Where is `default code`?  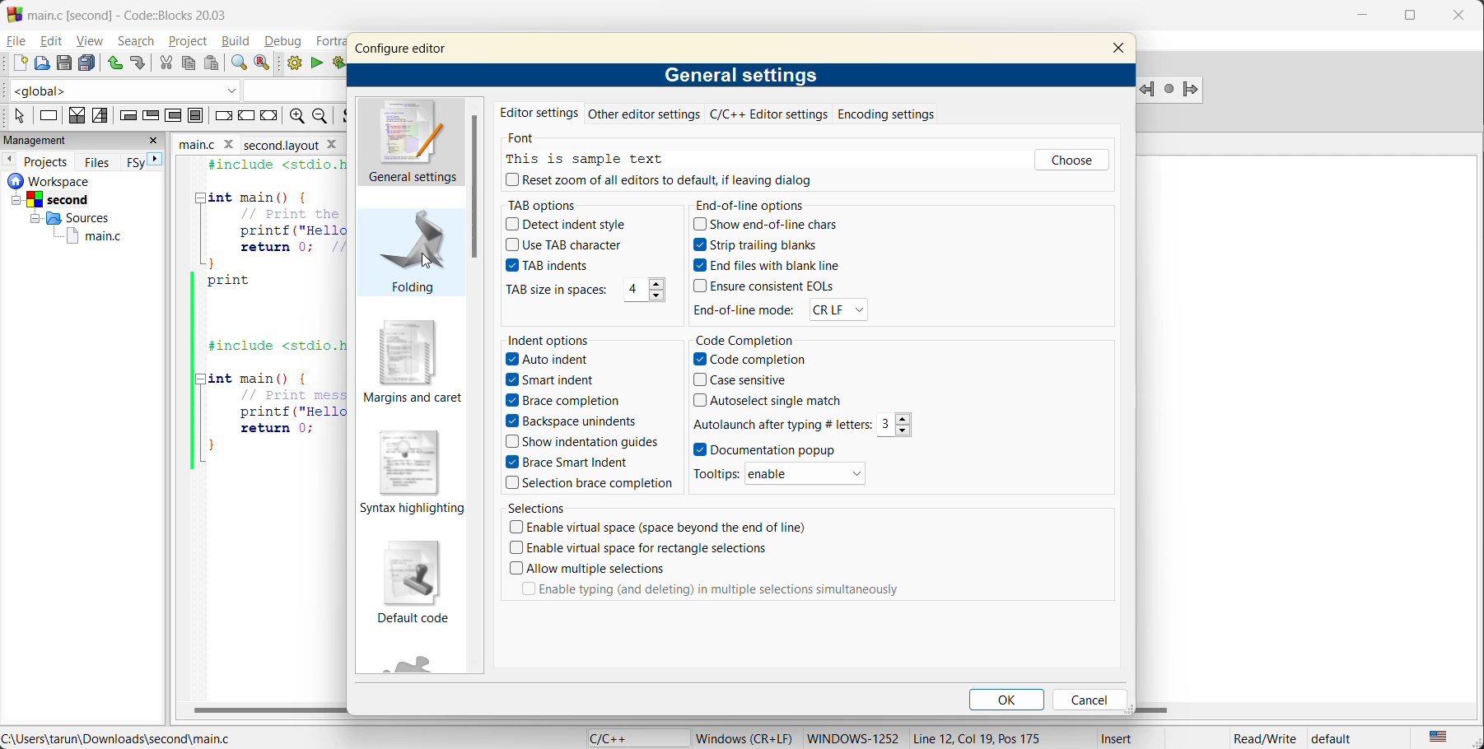 default code is located at coordinates (413, 579).